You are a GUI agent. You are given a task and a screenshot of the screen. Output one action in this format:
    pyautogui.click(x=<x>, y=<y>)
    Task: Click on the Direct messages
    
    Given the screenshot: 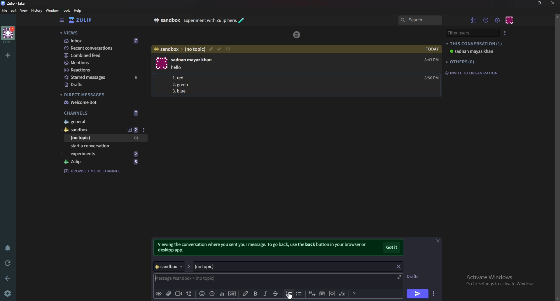 What is the action you would take?
    pyautogui.click(x=99, y=95)
    